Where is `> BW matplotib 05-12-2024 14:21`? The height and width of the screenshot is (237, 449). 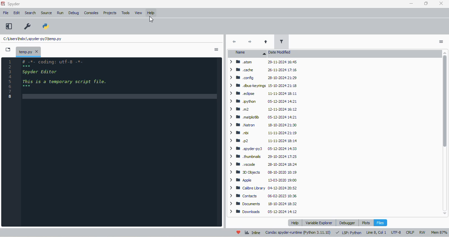 > BW matplotib 05-12-2024 14:21 is located at coordinates (262, 117).